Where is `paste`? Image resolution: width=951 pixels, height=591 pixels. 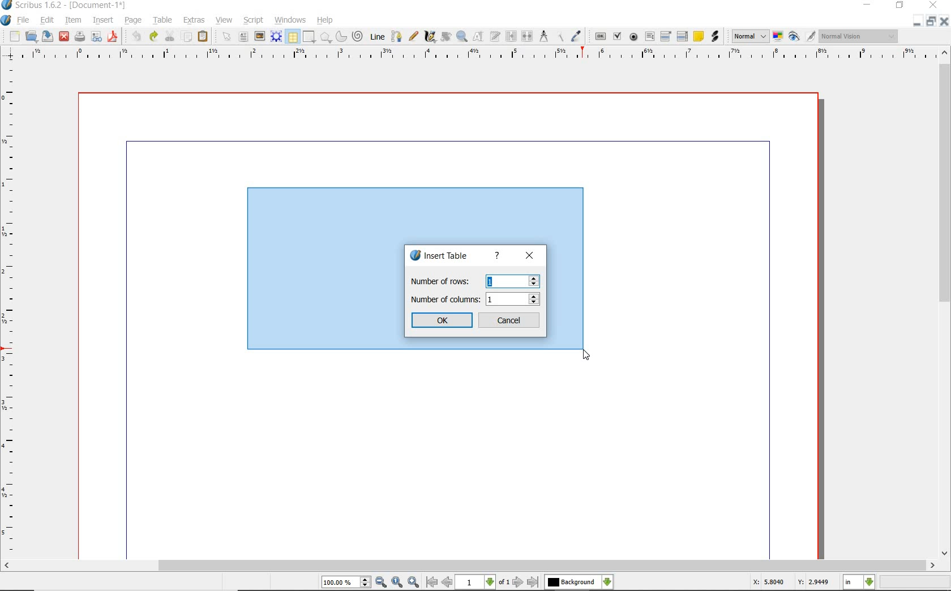 paste is located at coordinates (203, 36).